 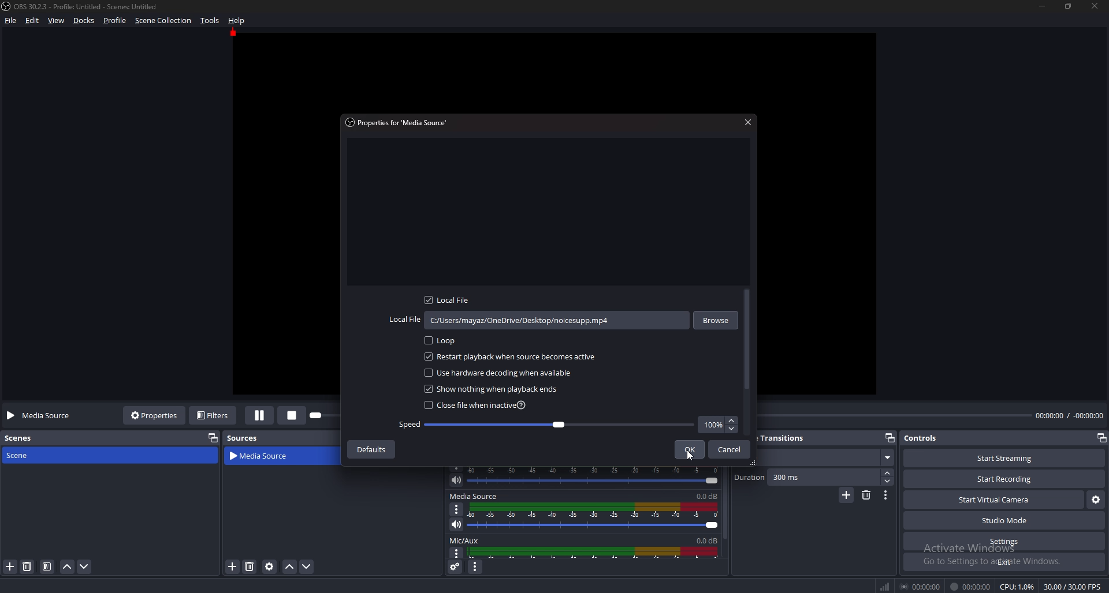 What do you see at coordinates (709, 495) in the screenshot?
I see `0.0db` at bounding box center [709, 495].